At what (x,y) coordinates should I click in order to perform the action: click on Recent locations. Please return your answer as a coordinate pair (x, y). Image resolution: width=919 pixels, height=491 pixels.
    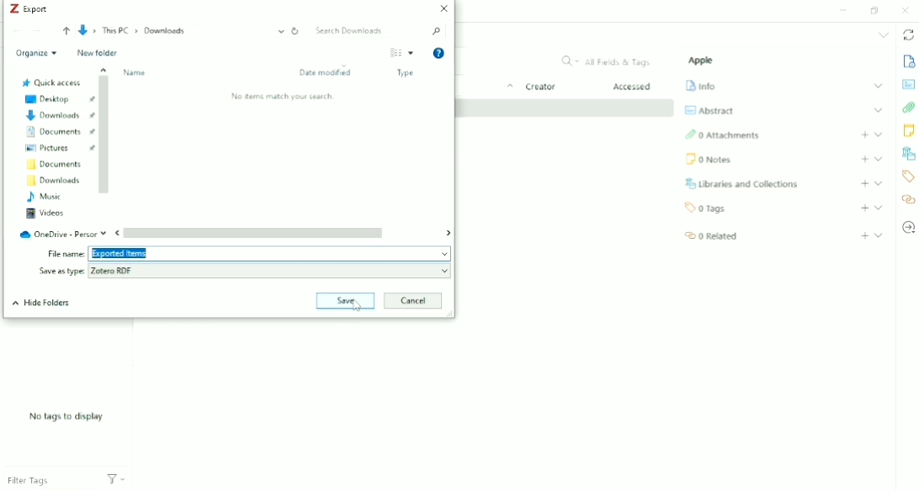
    Looking at the image, I should click on (51, 31).